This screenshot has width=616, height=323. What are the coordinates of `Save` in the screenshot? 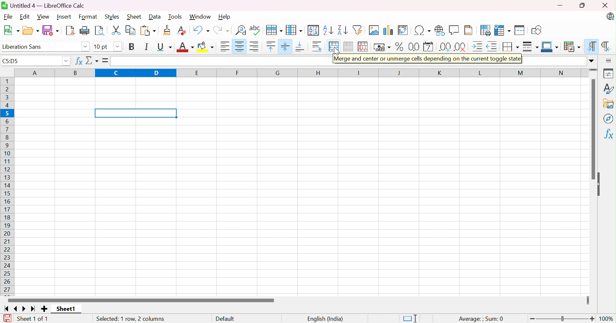 It's located at (51, 30).